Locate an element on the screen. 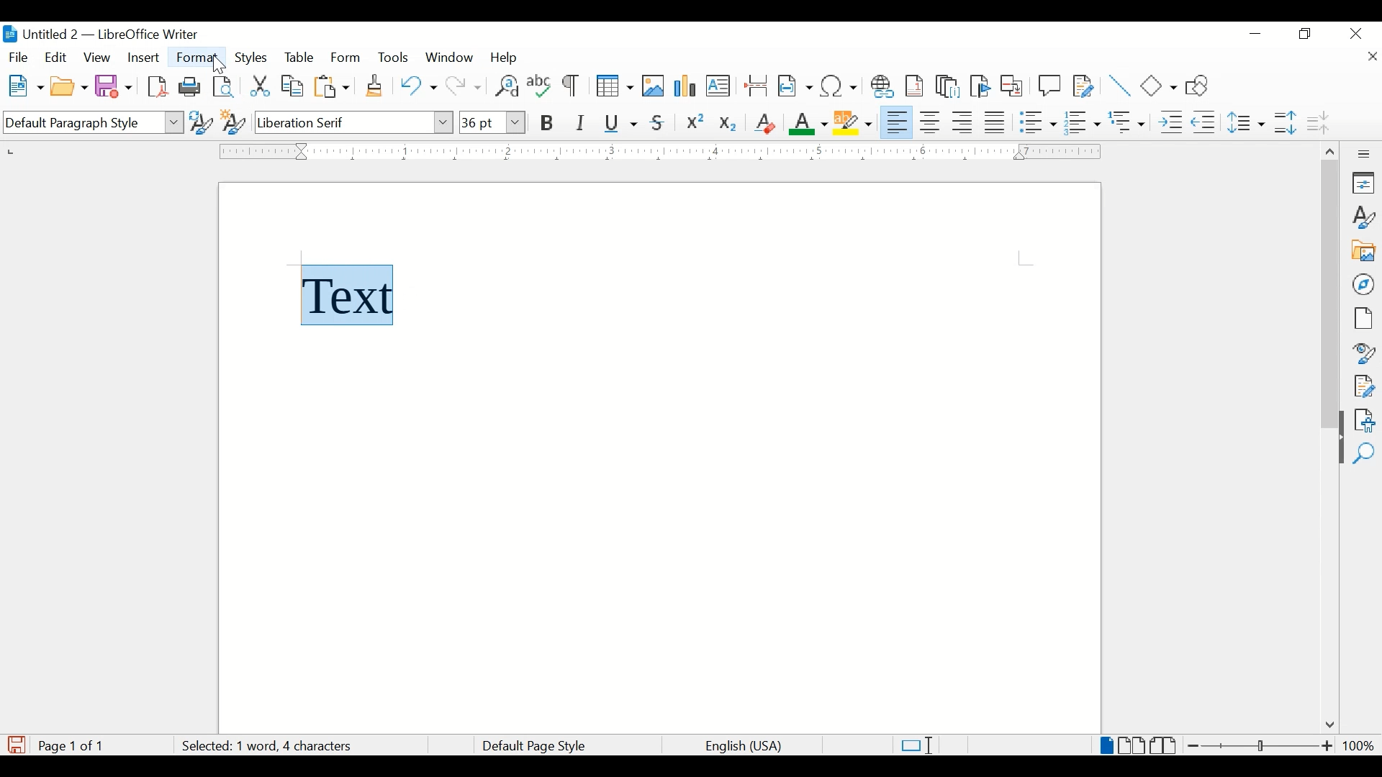  close is located at coordinates (1357, 32).